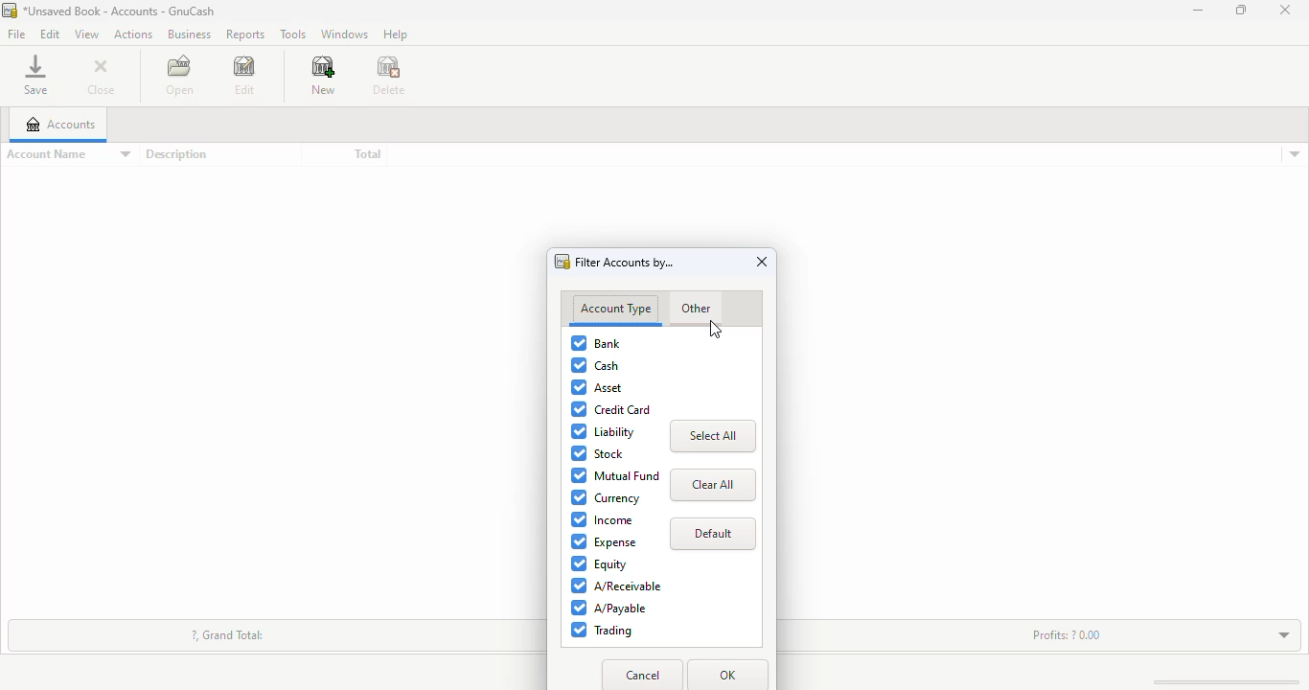 This screenshot has width=1309, height=690. Describe the element at coordinates (243, 77) in the screenshot. I see `edit` at that location.